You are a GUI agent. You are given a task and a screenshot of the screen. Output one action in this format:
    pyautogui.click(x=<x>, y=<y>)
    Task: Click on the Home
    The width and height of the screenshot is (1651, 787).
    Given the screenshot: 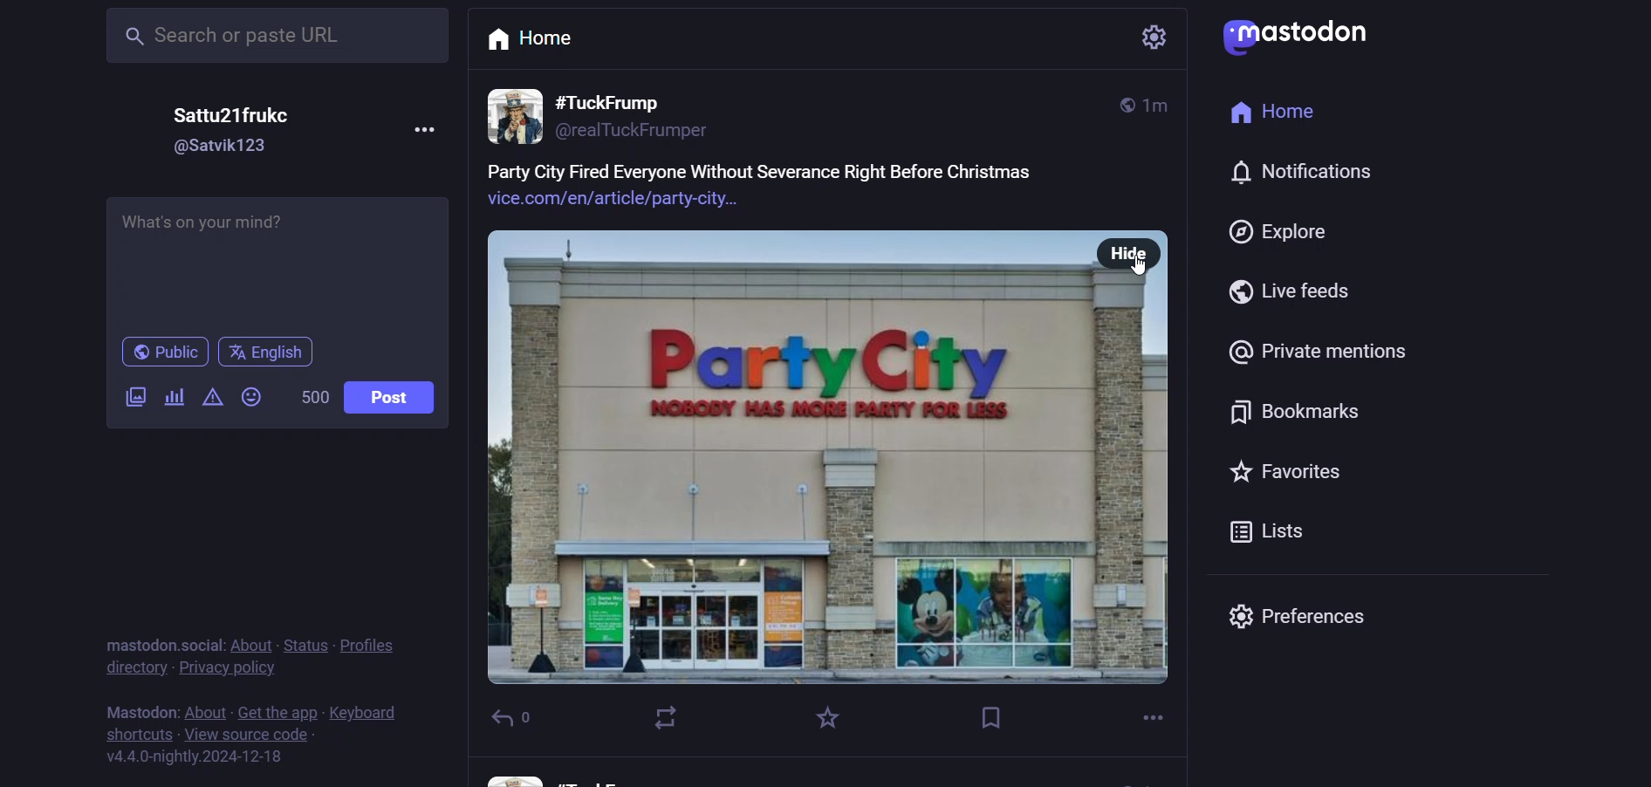 What is the action you would take?
    pyautogui.click(x=1275, y=113)
    